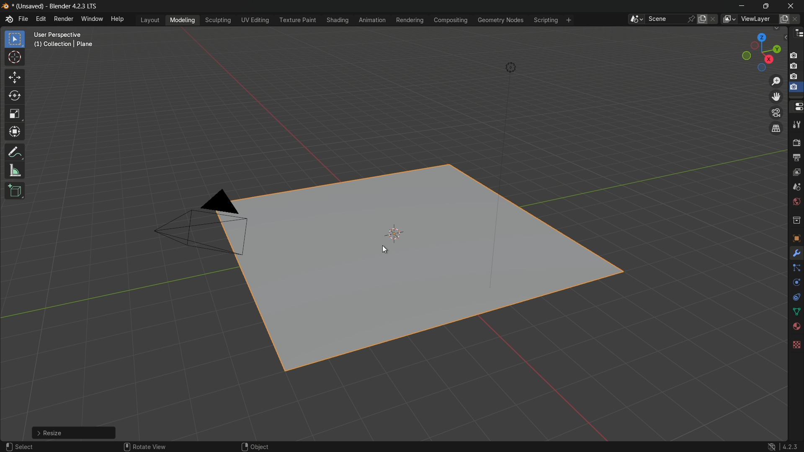  Describe the element at coordinates (796, 54) in the screenshot. I see `capture` at that location.